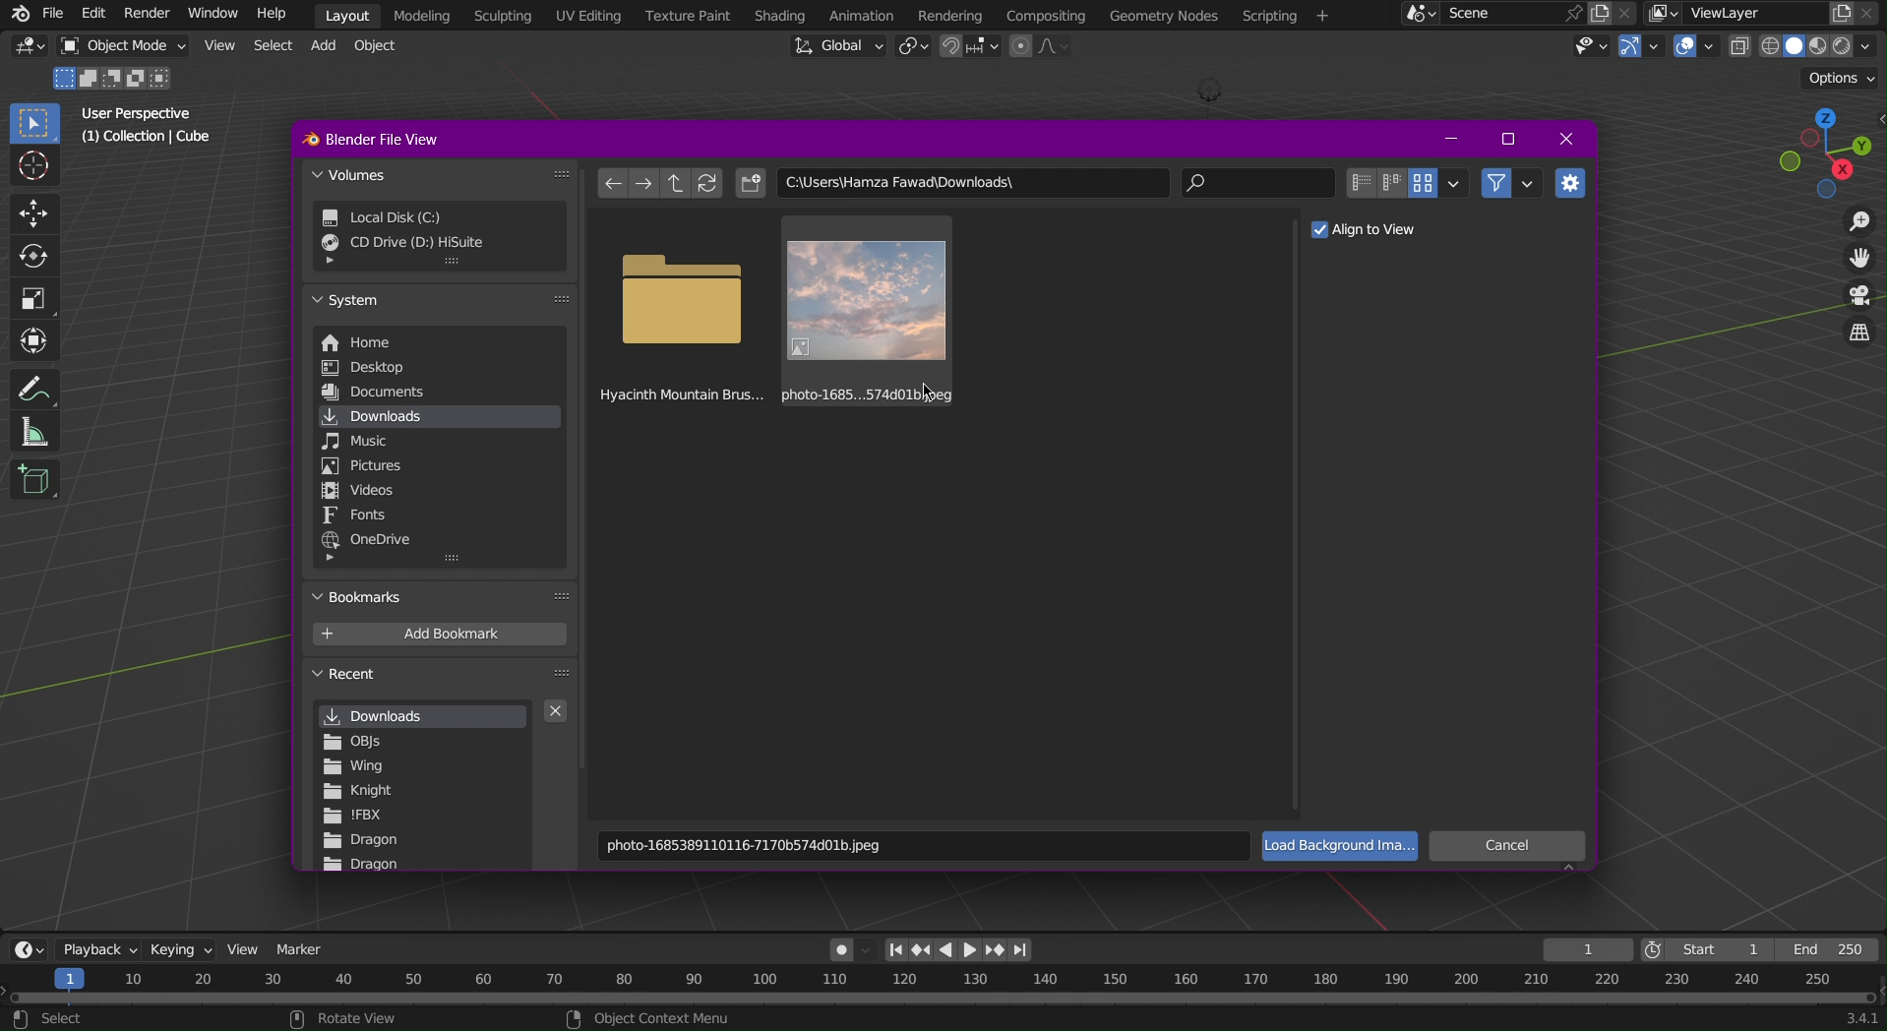  What do you see at coordinates (363, 842) in the screenshot?
I see `Dragon` at bounding box center [363, 842].